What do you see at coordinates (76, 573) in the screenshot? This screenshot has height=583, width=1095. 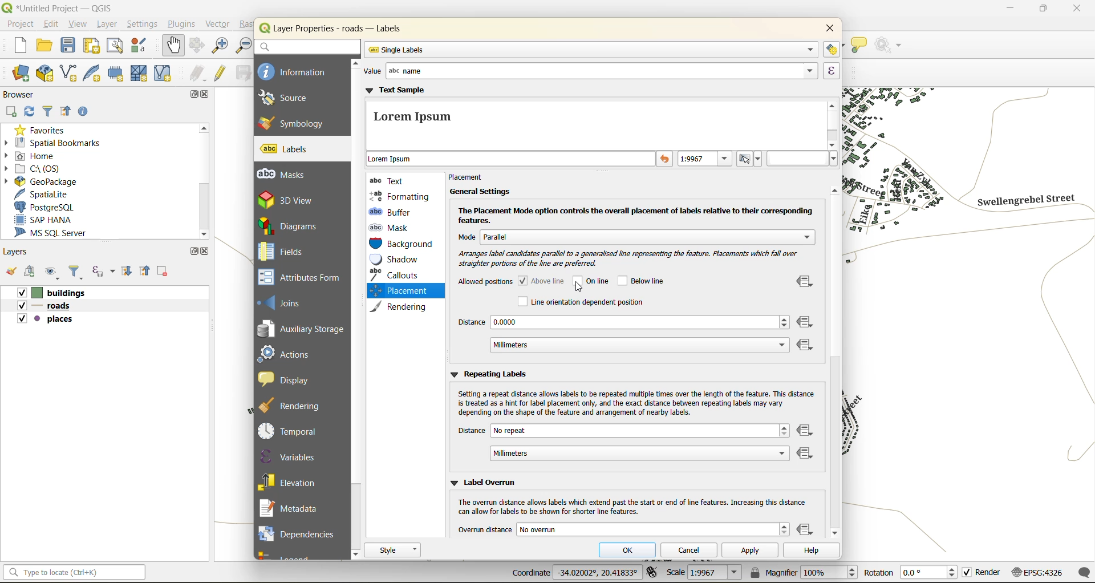 I see `status bar` at bounding box center [76, 573].